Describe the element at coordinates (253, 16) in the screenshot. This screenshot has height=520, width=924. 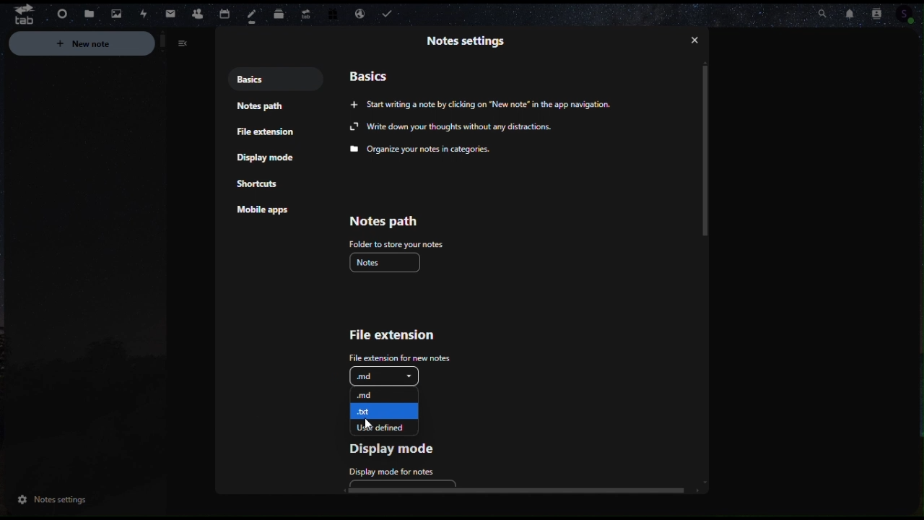
I see `notes` at that location.